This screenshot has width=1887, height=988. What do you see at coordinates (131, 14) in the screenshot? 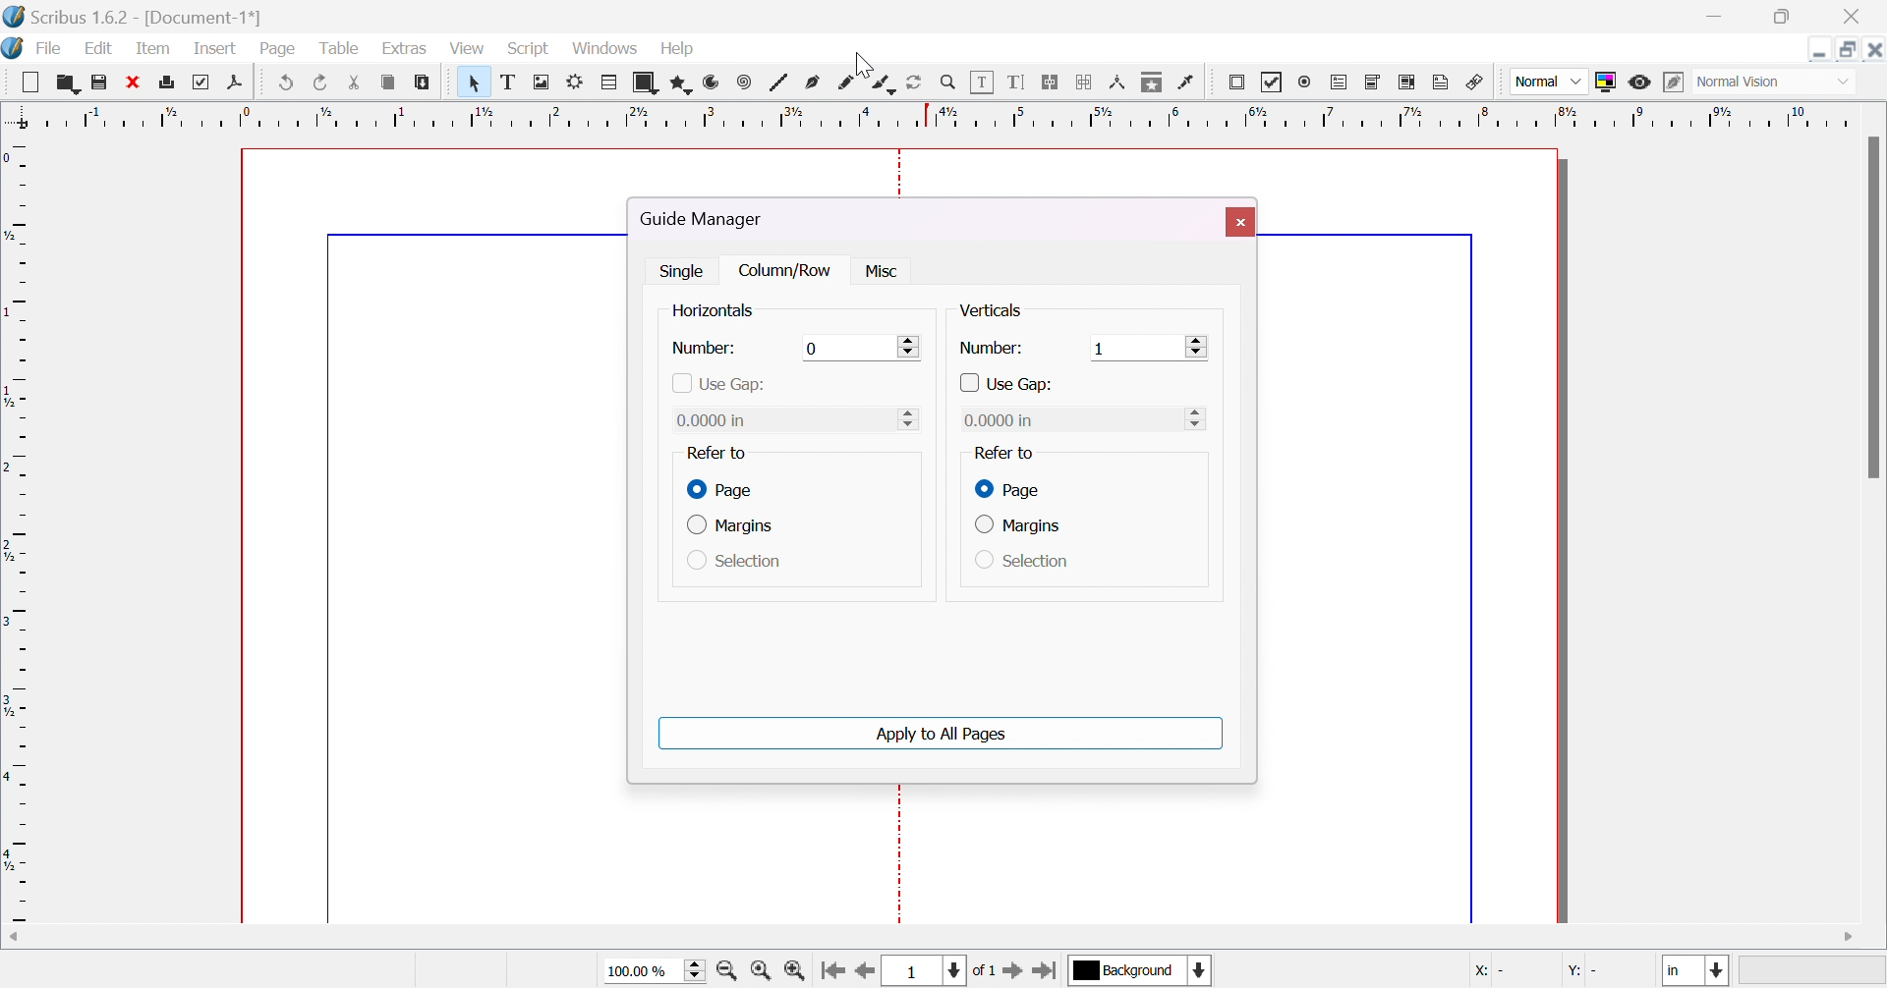
I see `scribus 1.6.2 [Document-1]` at bounding box center [131, 14].